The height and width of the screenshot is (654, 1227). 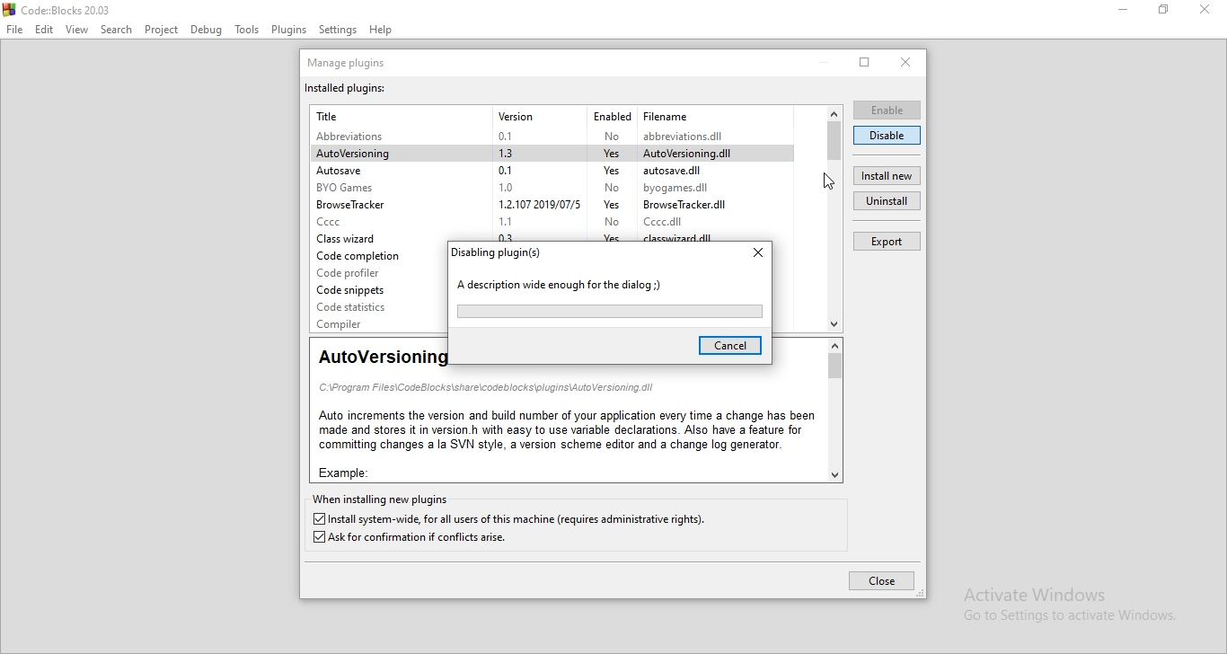 What do you see at coordinates (834, 111) in the screenshot?
I see `scroll up` at bounding box center [834, 111].